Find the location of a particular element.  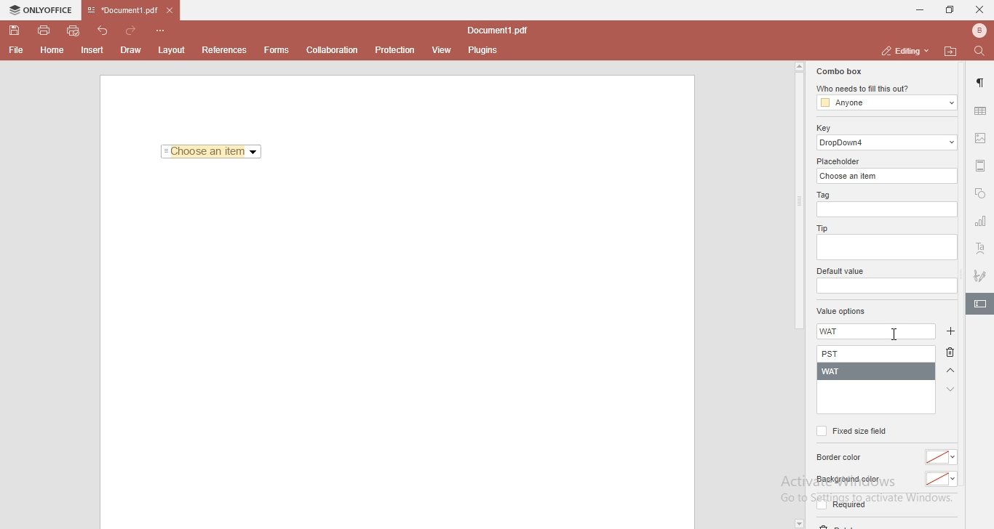

Draw is located at coordinates (134, 49).